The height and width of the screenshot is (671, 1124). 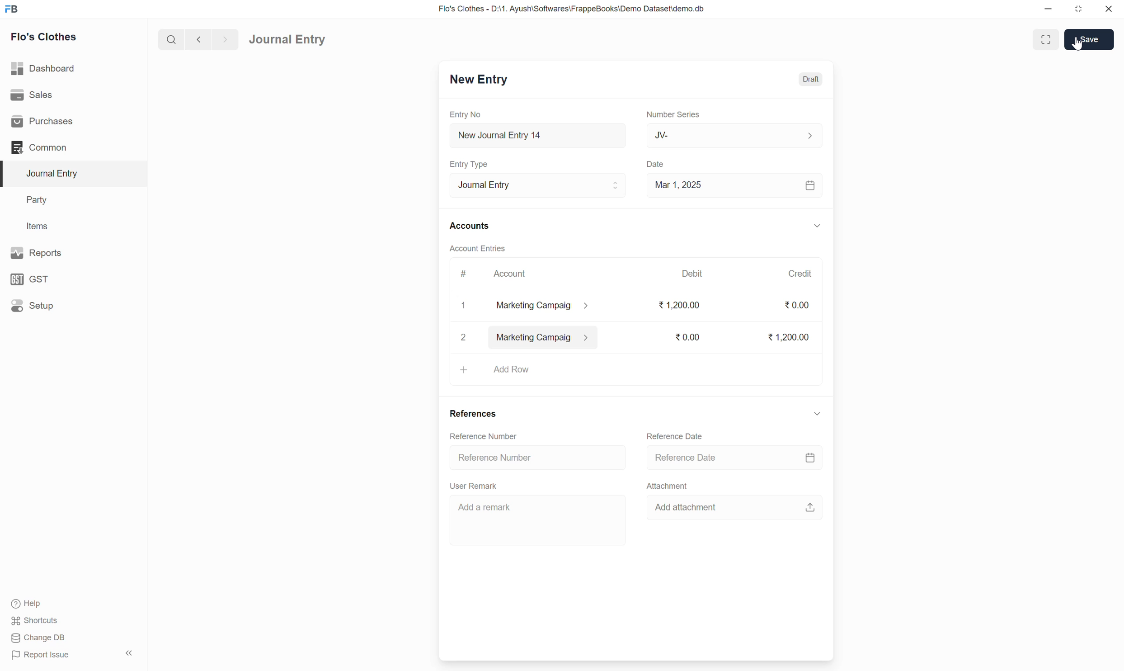 I want to click on Sales, so click(x=31, y=94).